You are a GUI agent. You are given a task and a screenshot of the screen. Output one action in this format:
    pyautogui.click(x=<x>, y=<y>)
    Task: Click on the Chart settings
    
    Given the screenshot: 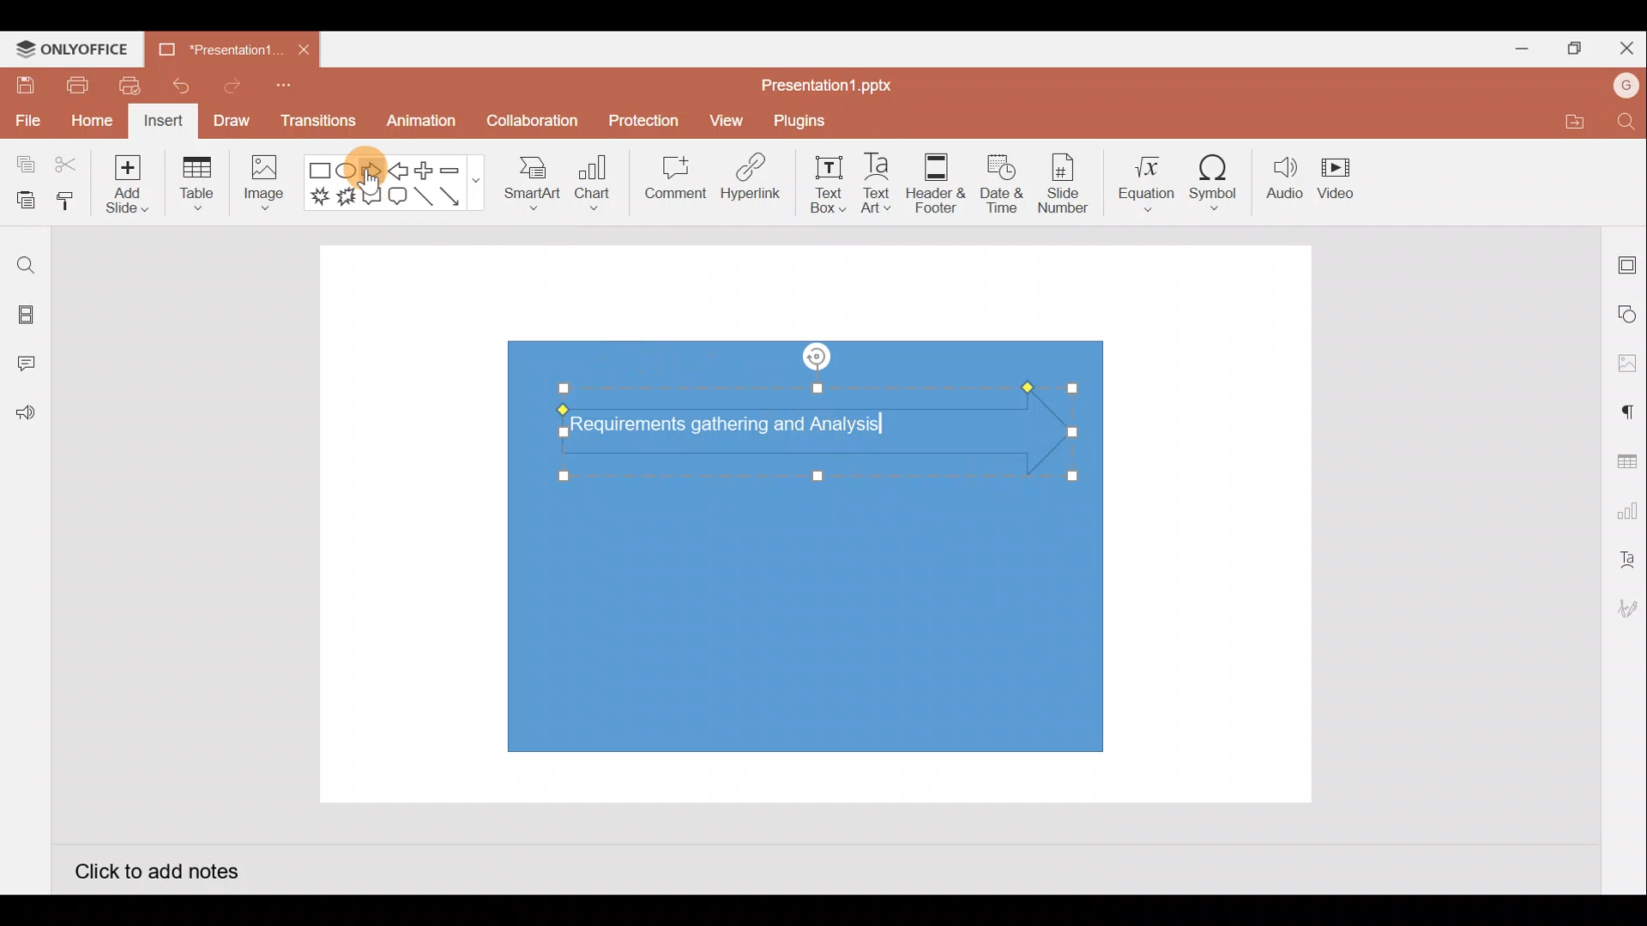 What is the action you would take?
    pyautogui.click(x=1625, y=508)
    